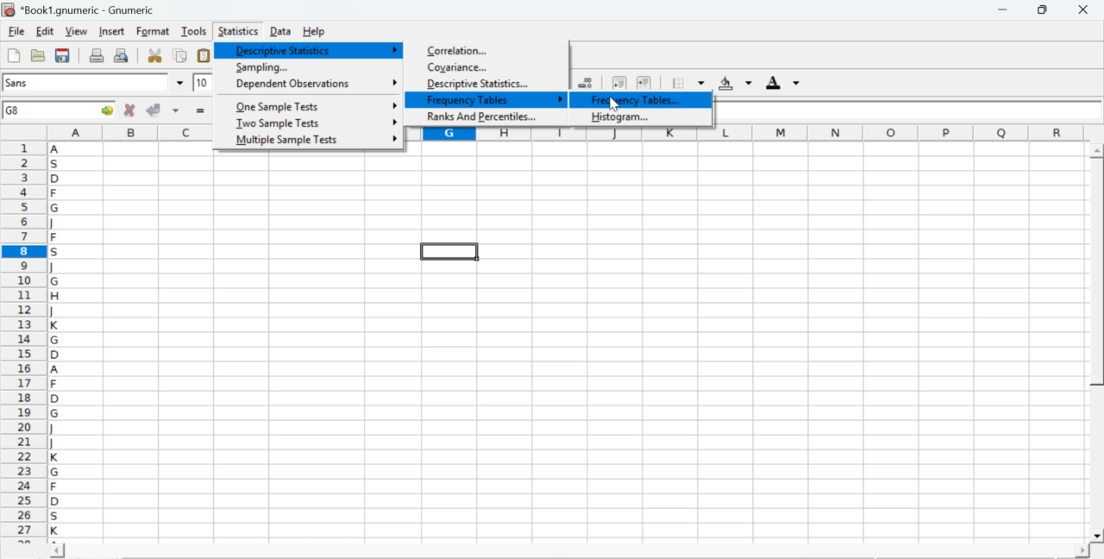 Image resolution: width=1104 pixels, height=559 pixels. What do you see at coordinates (205, 56) in the screenshot?
I see `paste` at bounding box center [205, 56].